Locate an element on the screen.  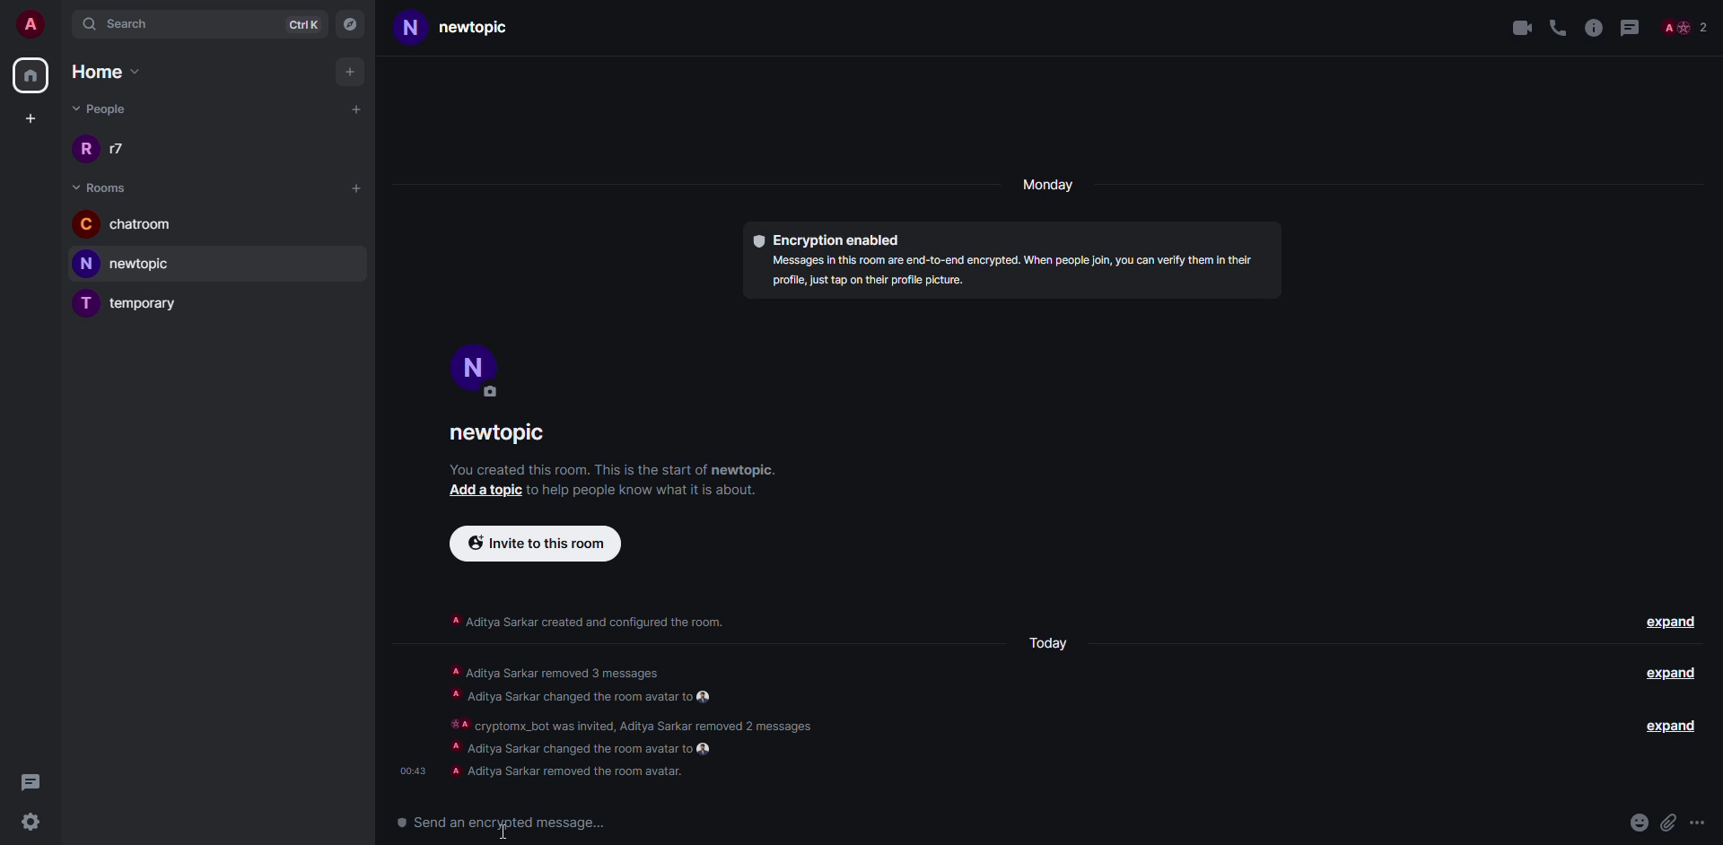
account is located at coordinates (32, 22).